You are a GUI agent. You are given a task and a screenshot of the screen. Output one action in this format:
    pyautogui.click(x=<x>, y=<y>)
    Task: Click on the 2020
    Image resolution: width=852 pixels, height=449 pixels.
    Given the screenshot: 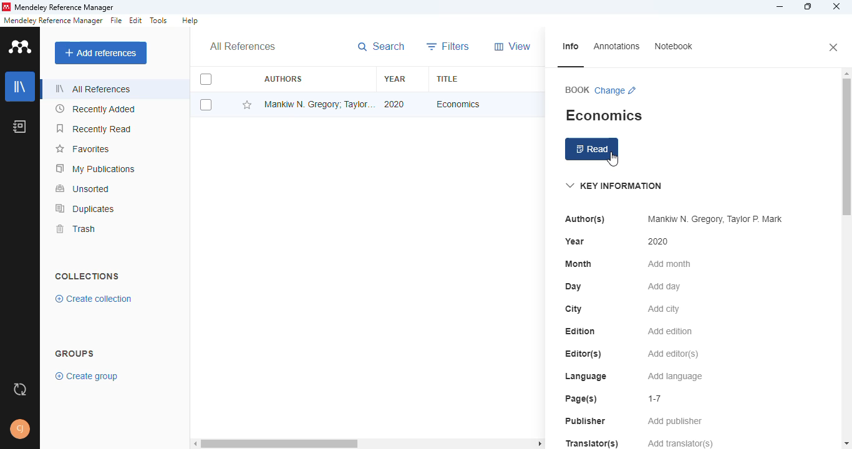 What is the action you would take?
    pyautogui.click(x=657, y=241)
    